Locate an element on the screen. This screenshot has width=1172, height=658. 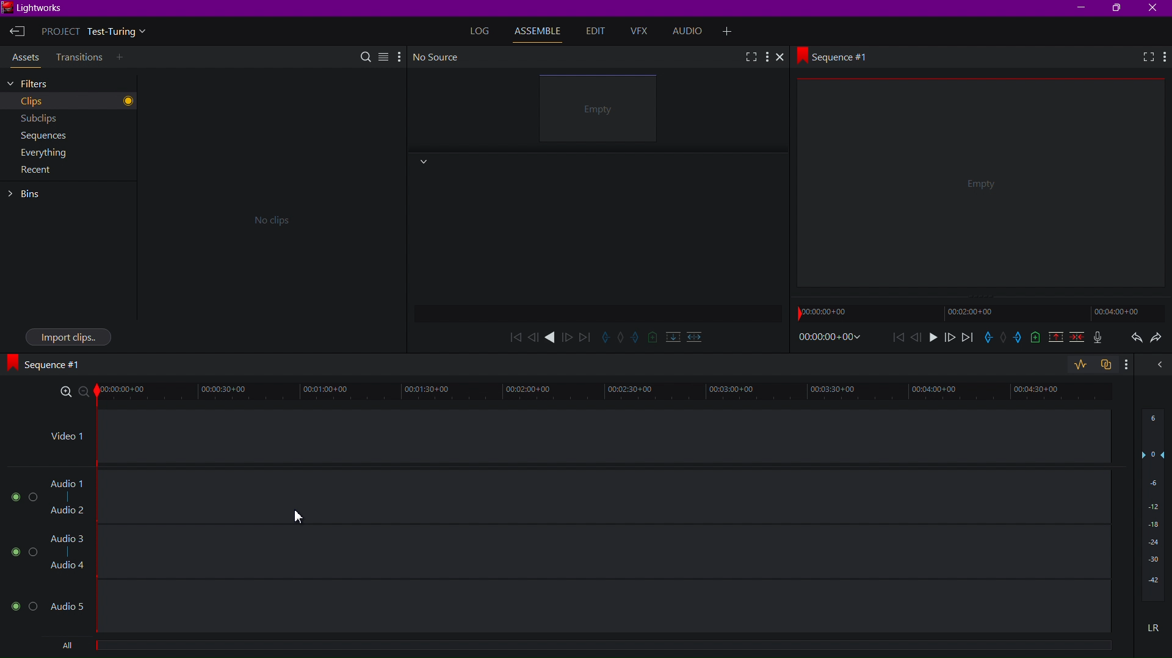
Edit is located at coordinates (595, 32).